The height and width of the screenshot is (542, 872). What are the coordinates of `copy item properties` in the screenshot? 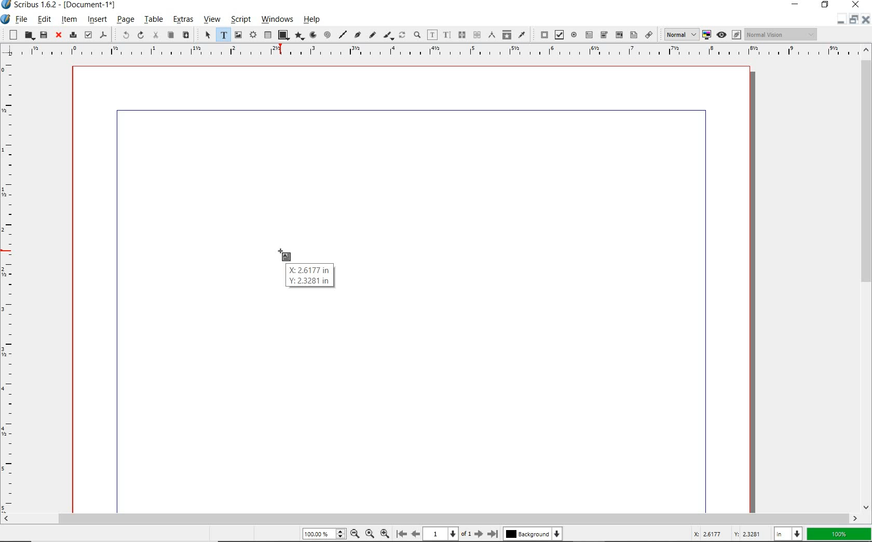 It's located at (506, 34).